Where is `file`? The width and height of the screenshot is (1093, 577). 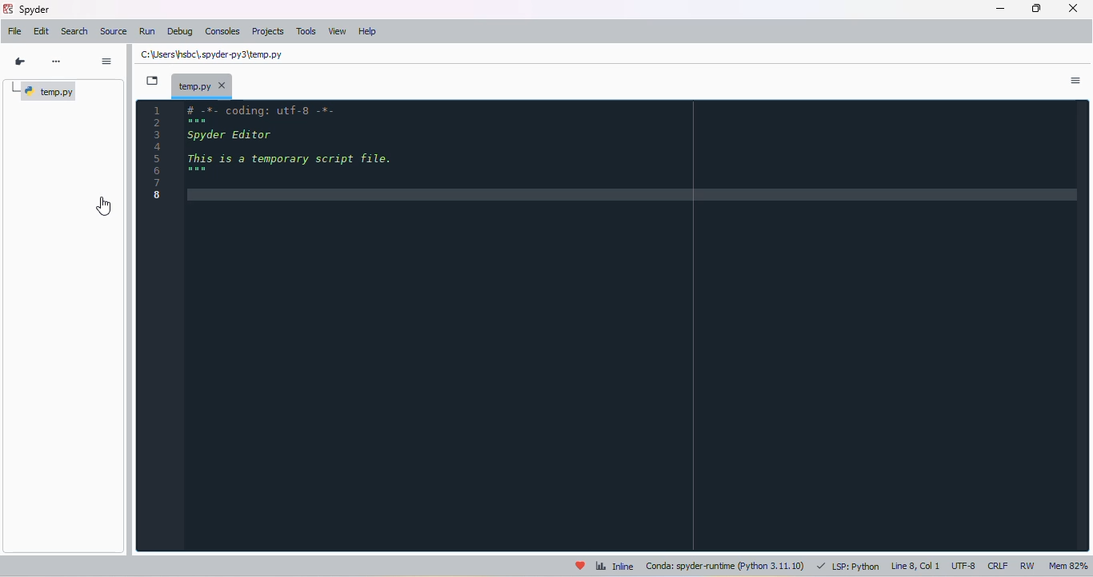
file is located at coordinates (16, 30).